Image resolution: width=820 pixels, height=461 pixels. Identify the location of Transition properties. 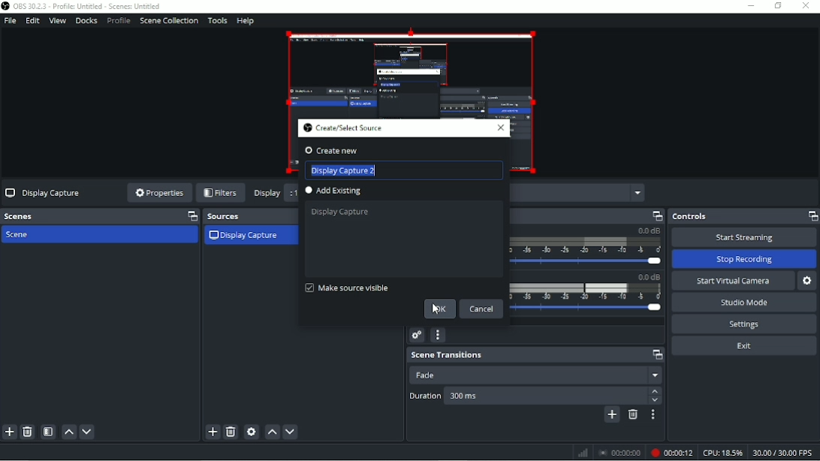
(651, 415).